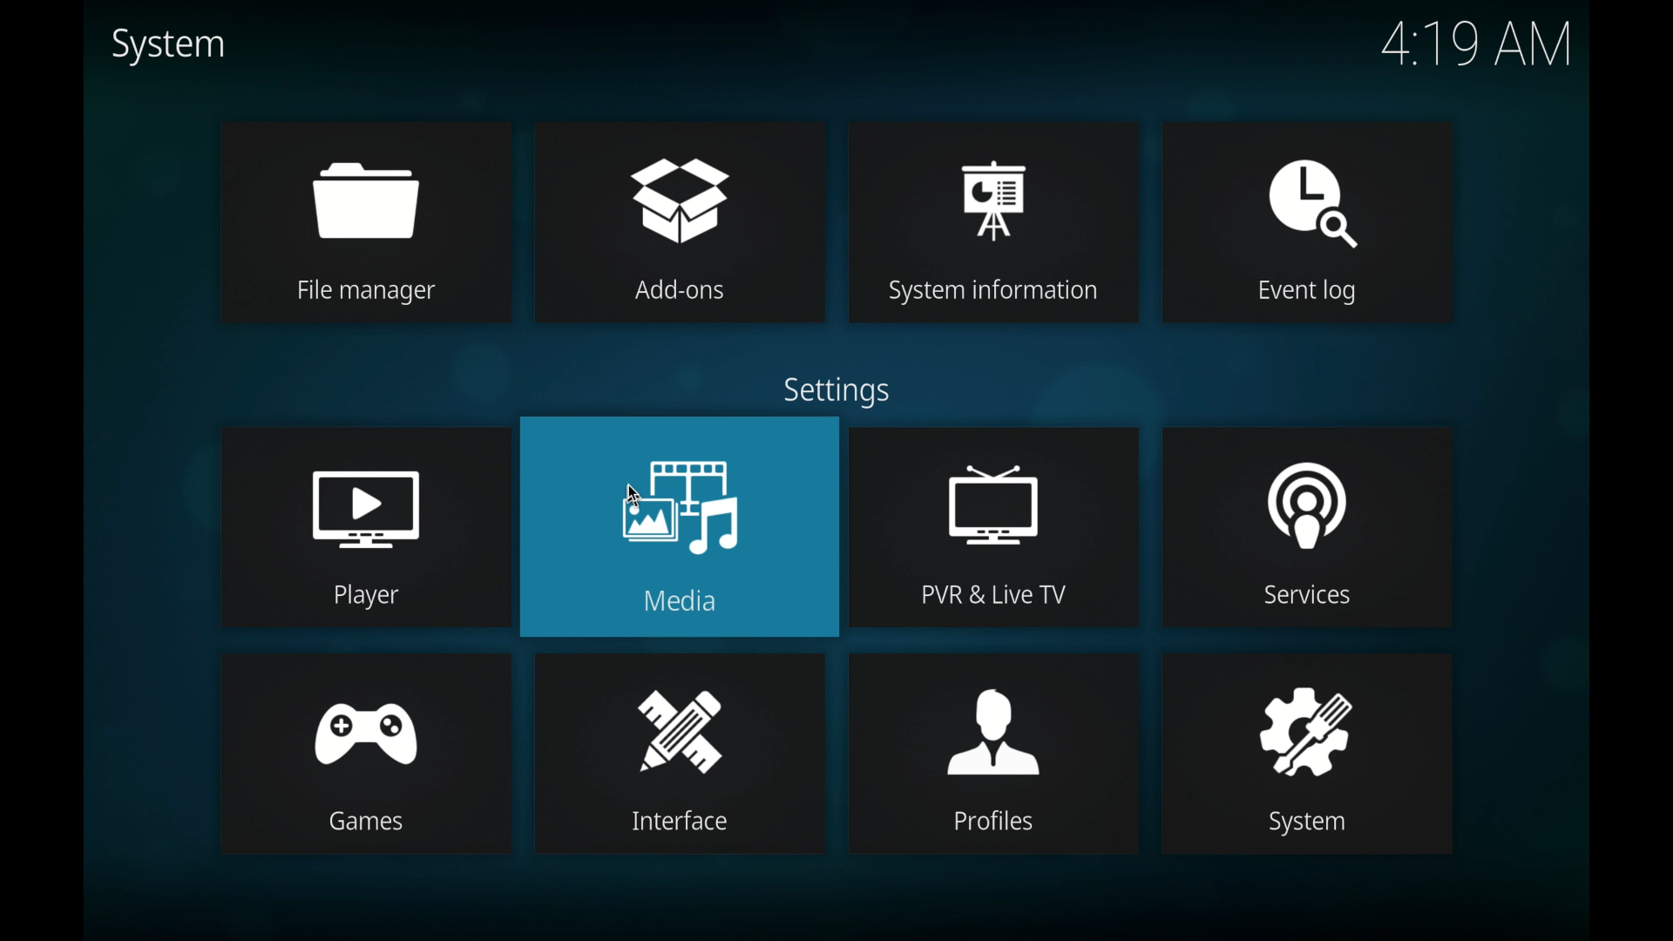 This screenshot has height=941, width=1673. What do you see at coordinates (362, 223) in the screenshot?
I see `file manager` at bounding box center [362, 223].